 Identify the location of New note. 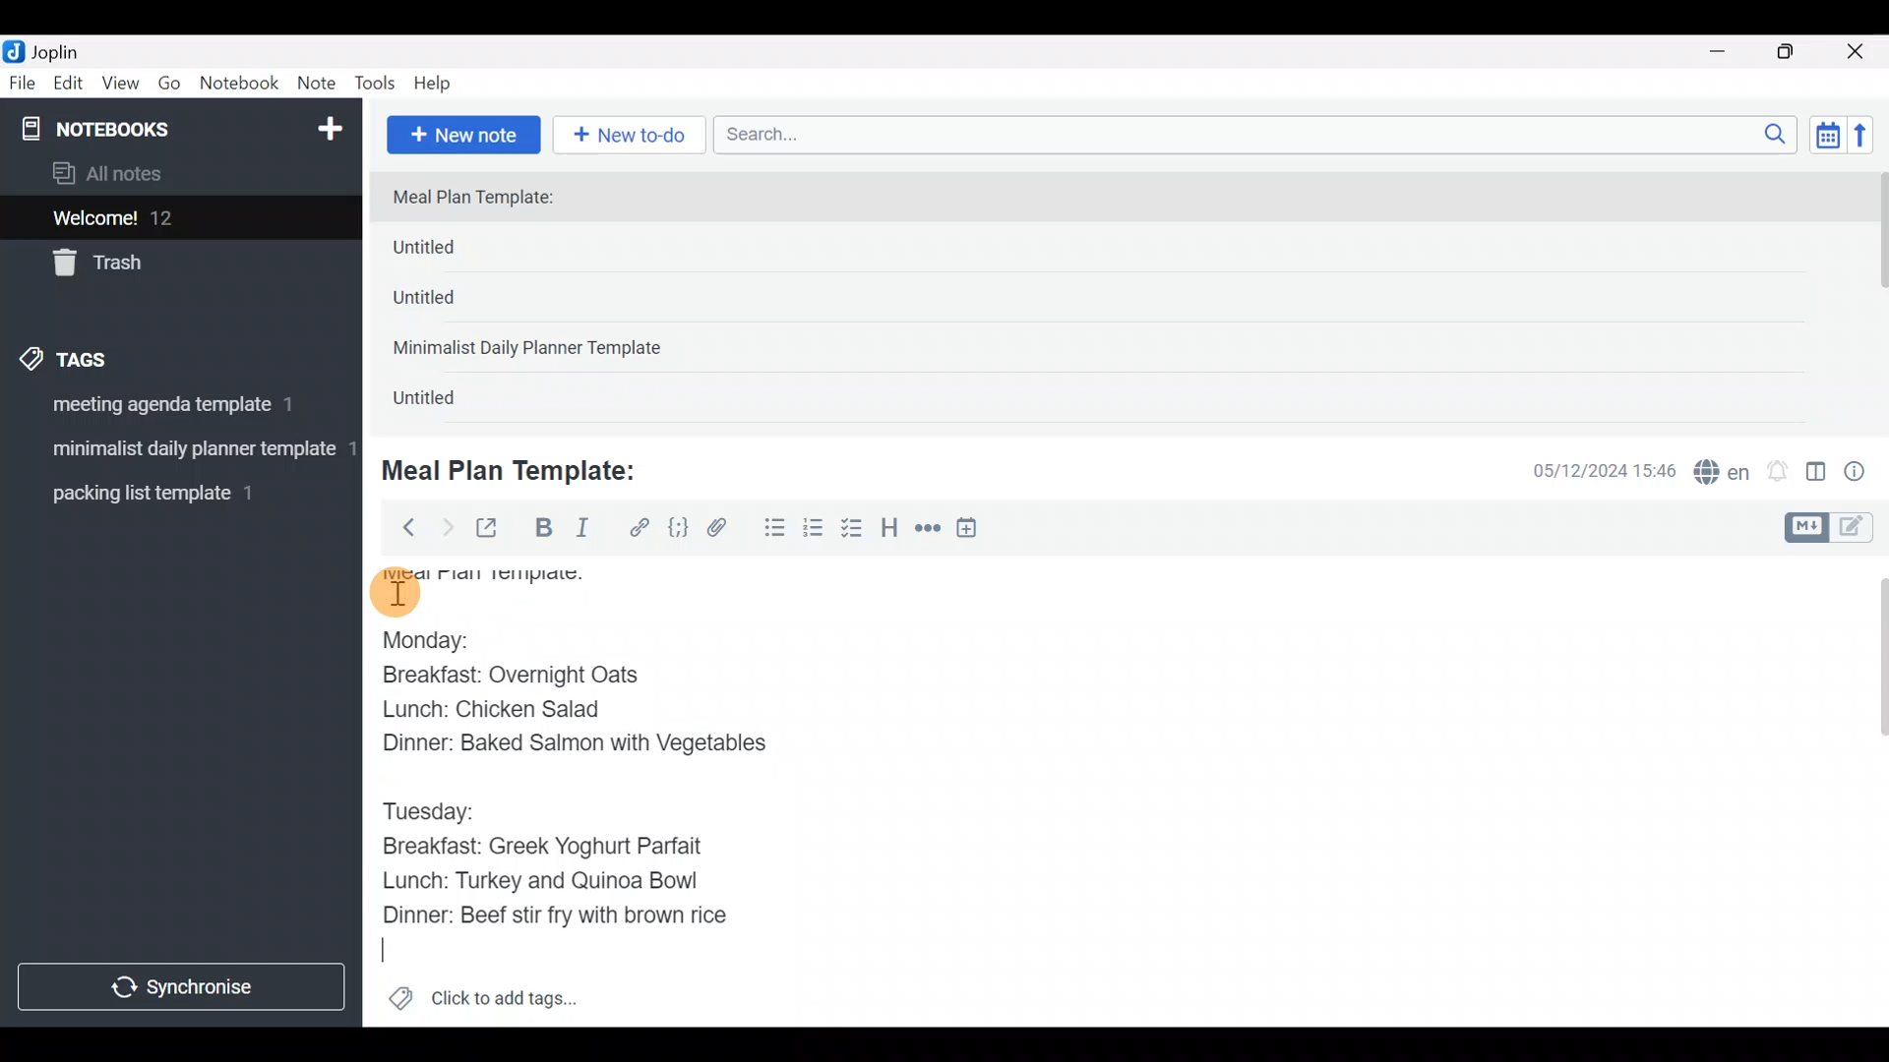
(461, 133).